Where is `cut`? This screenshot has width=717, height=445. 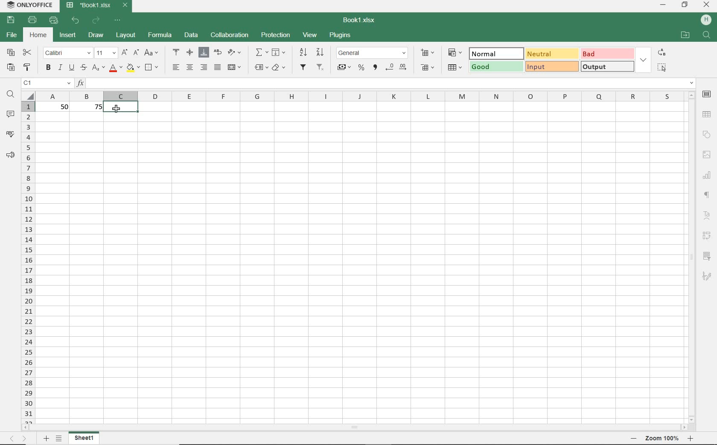 cut is located at coordinates (28, 53).